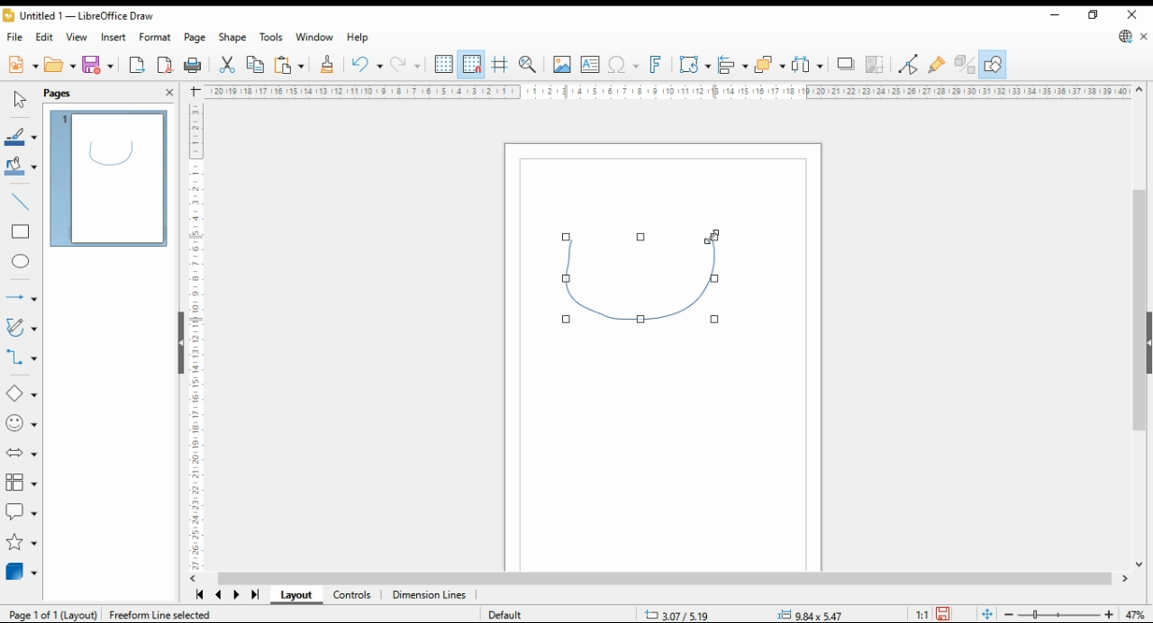 The image size is (1153, 623). What do you see at coordinates (499, 65) in the screenshot?
I see `helplines while moving` at bounding box center [499, 65].